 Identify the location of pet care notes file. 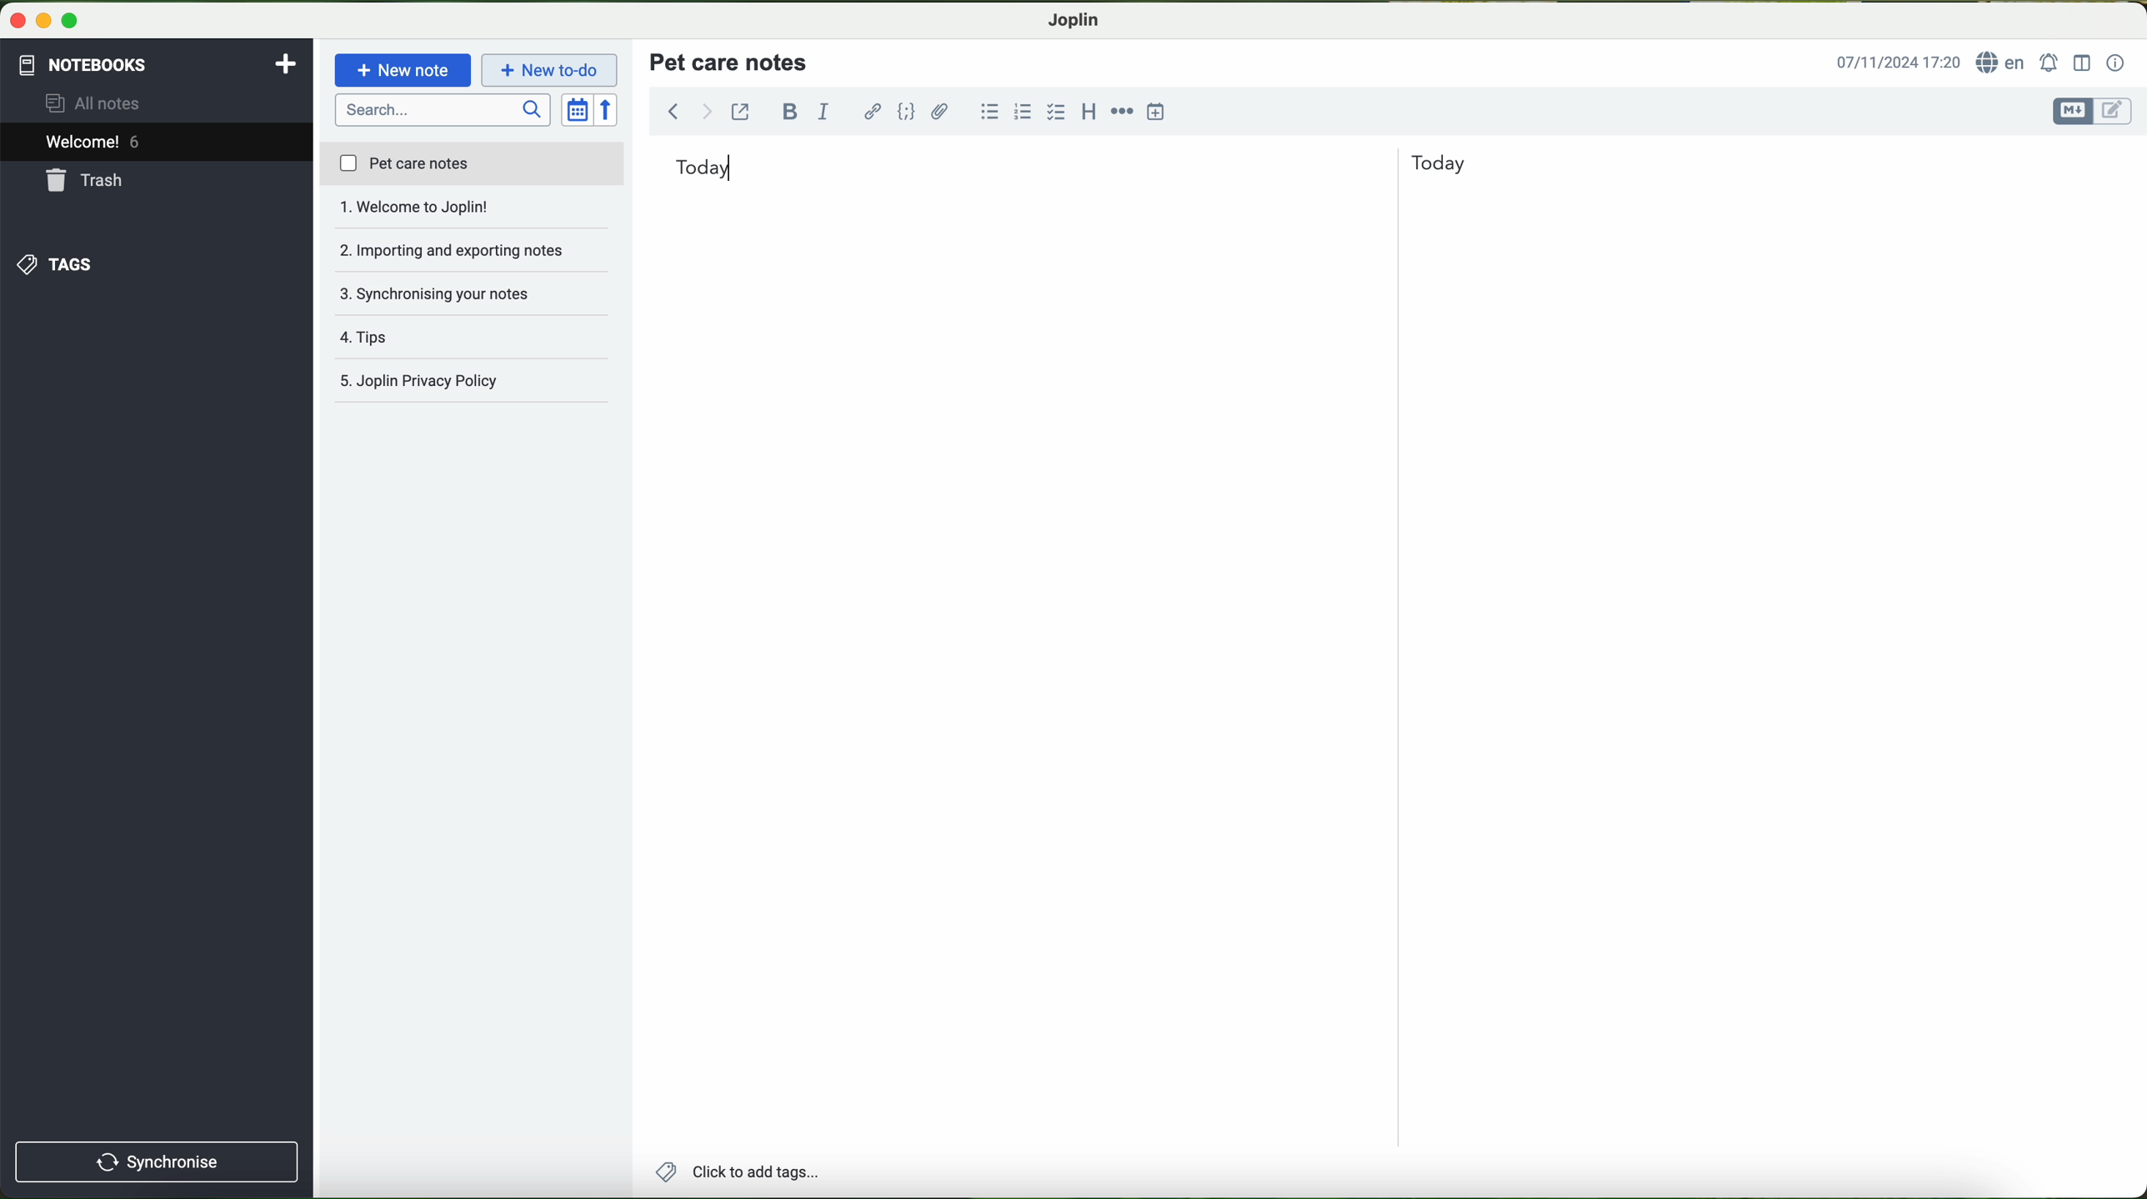
(471, 165).